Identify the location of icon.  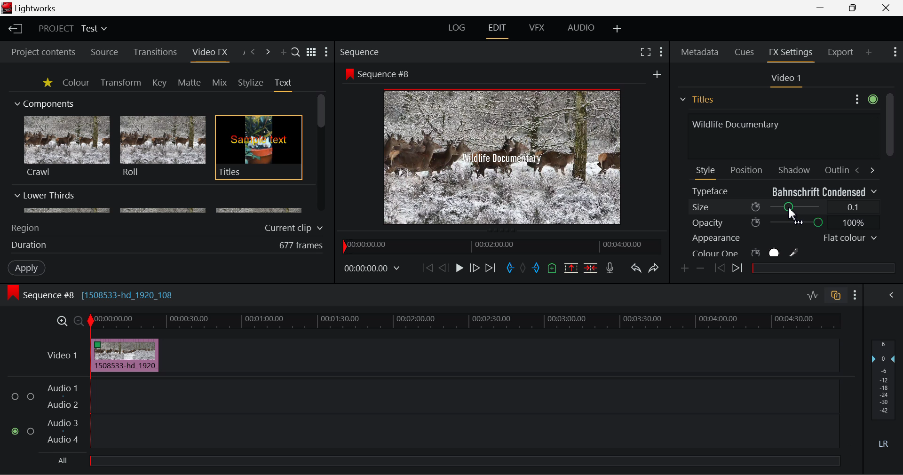
(12, 293).